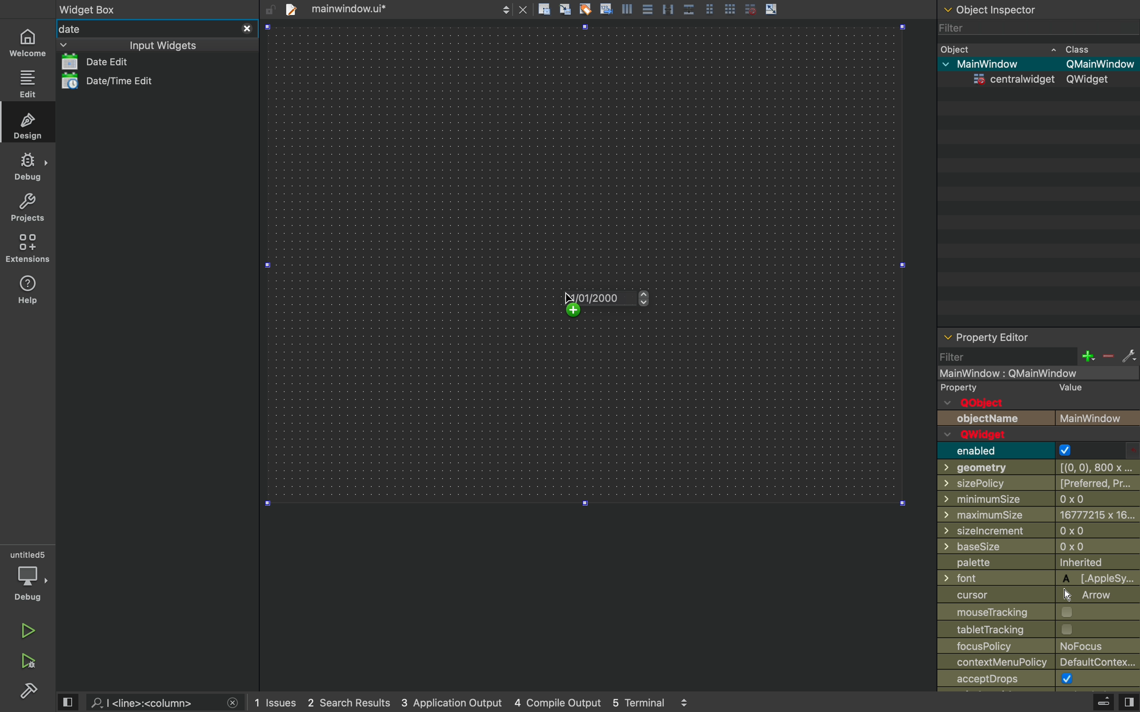 The height and width of the screenshot is (712, 1140). Describe the element at coordinates (233, 704) in the screenshot. I see `close` at that location.